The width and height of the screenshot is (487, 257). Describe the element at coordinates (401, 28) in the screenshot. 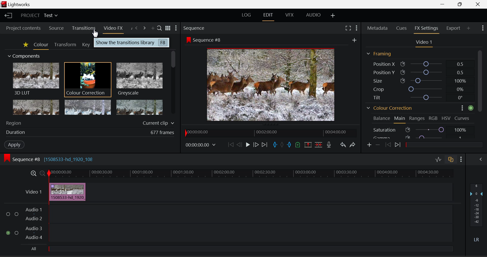

I see `Cues` at that location.